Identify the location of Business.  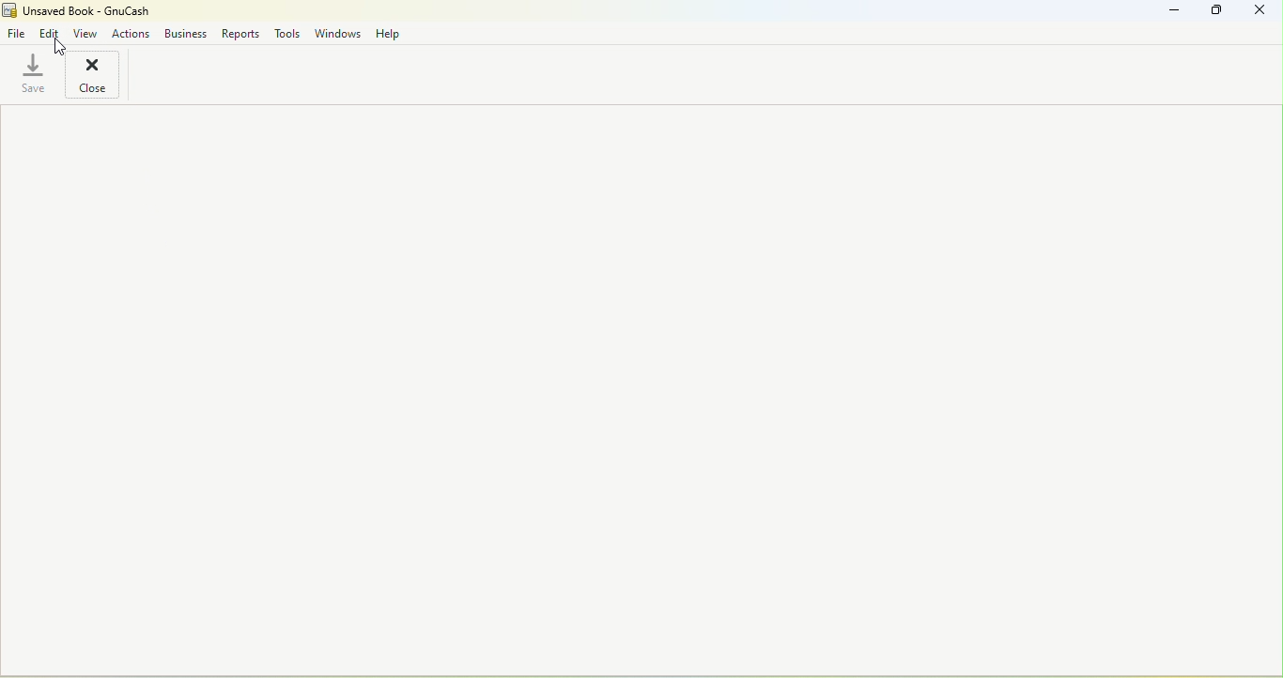
(185, 32).